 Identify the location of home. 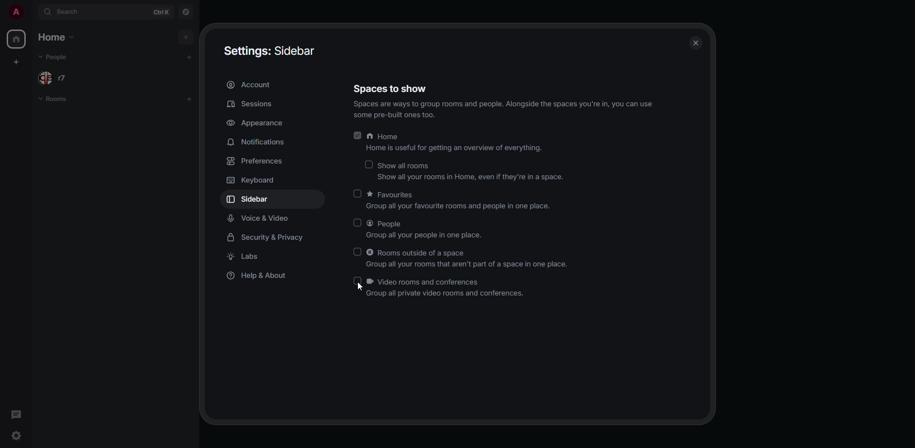
(457, 142).